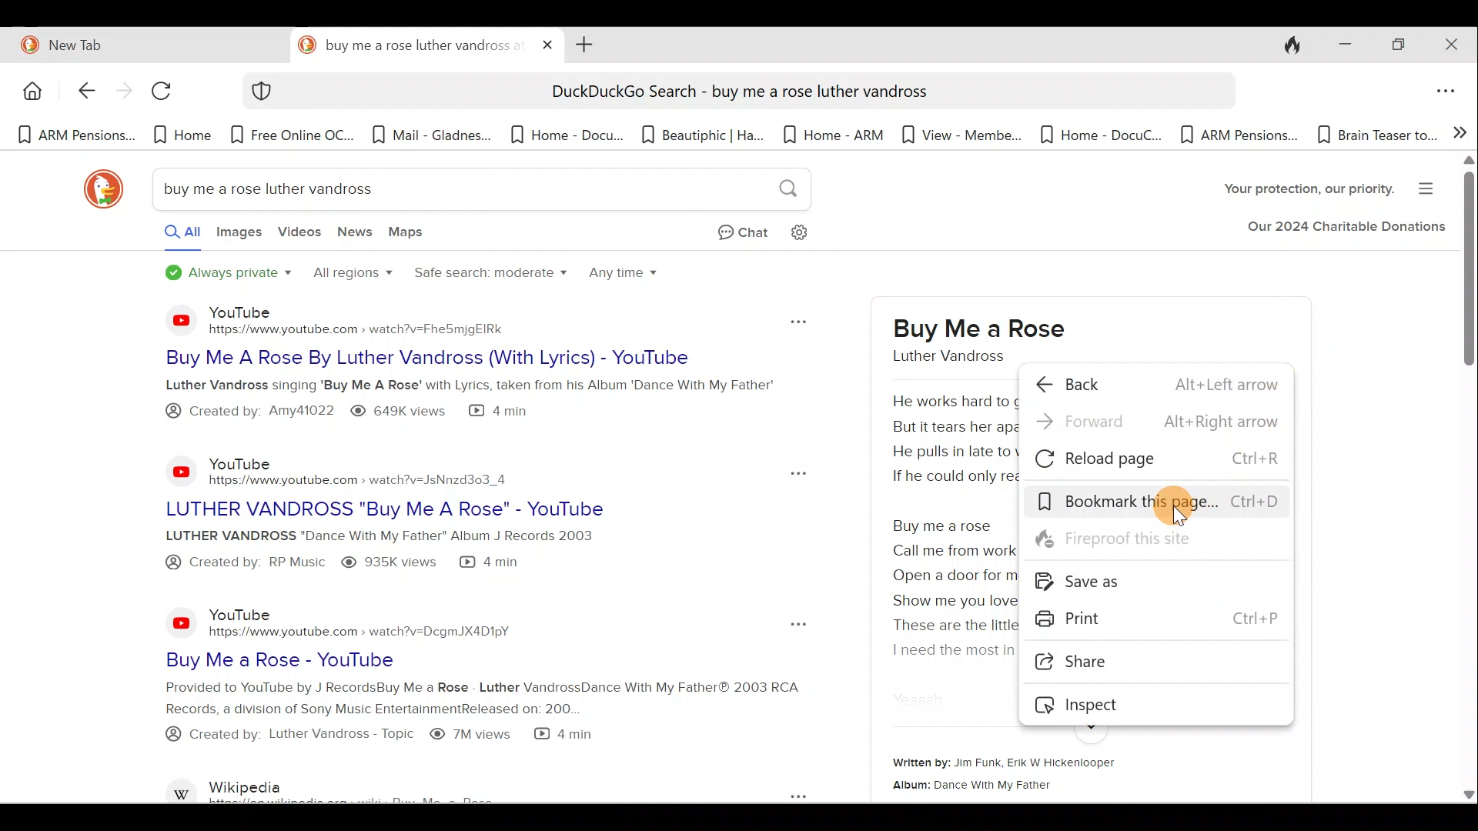 The height and width of the screenshot is (831, 1478). I want to click on Pop out, so click(785, 472).